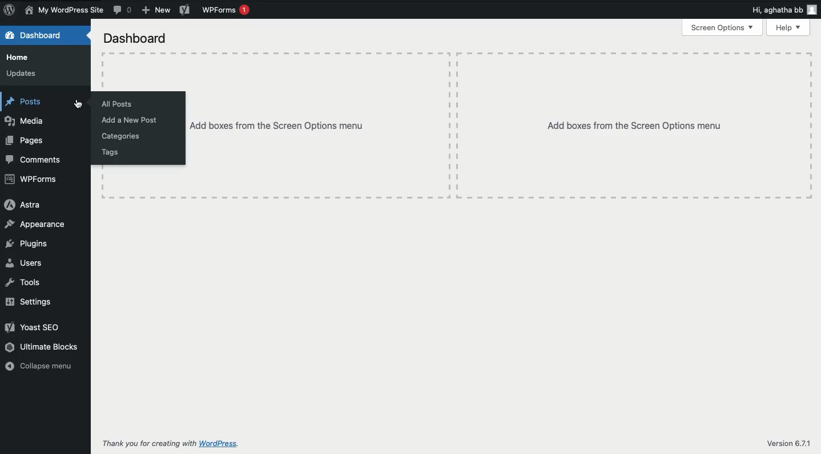 The width and height of the screenshot is (821, 454). What do you see at coordinates (633, 125) in the screenshot?
I see `Add boxes from the screen options menu` at bounding box center [633, 125].